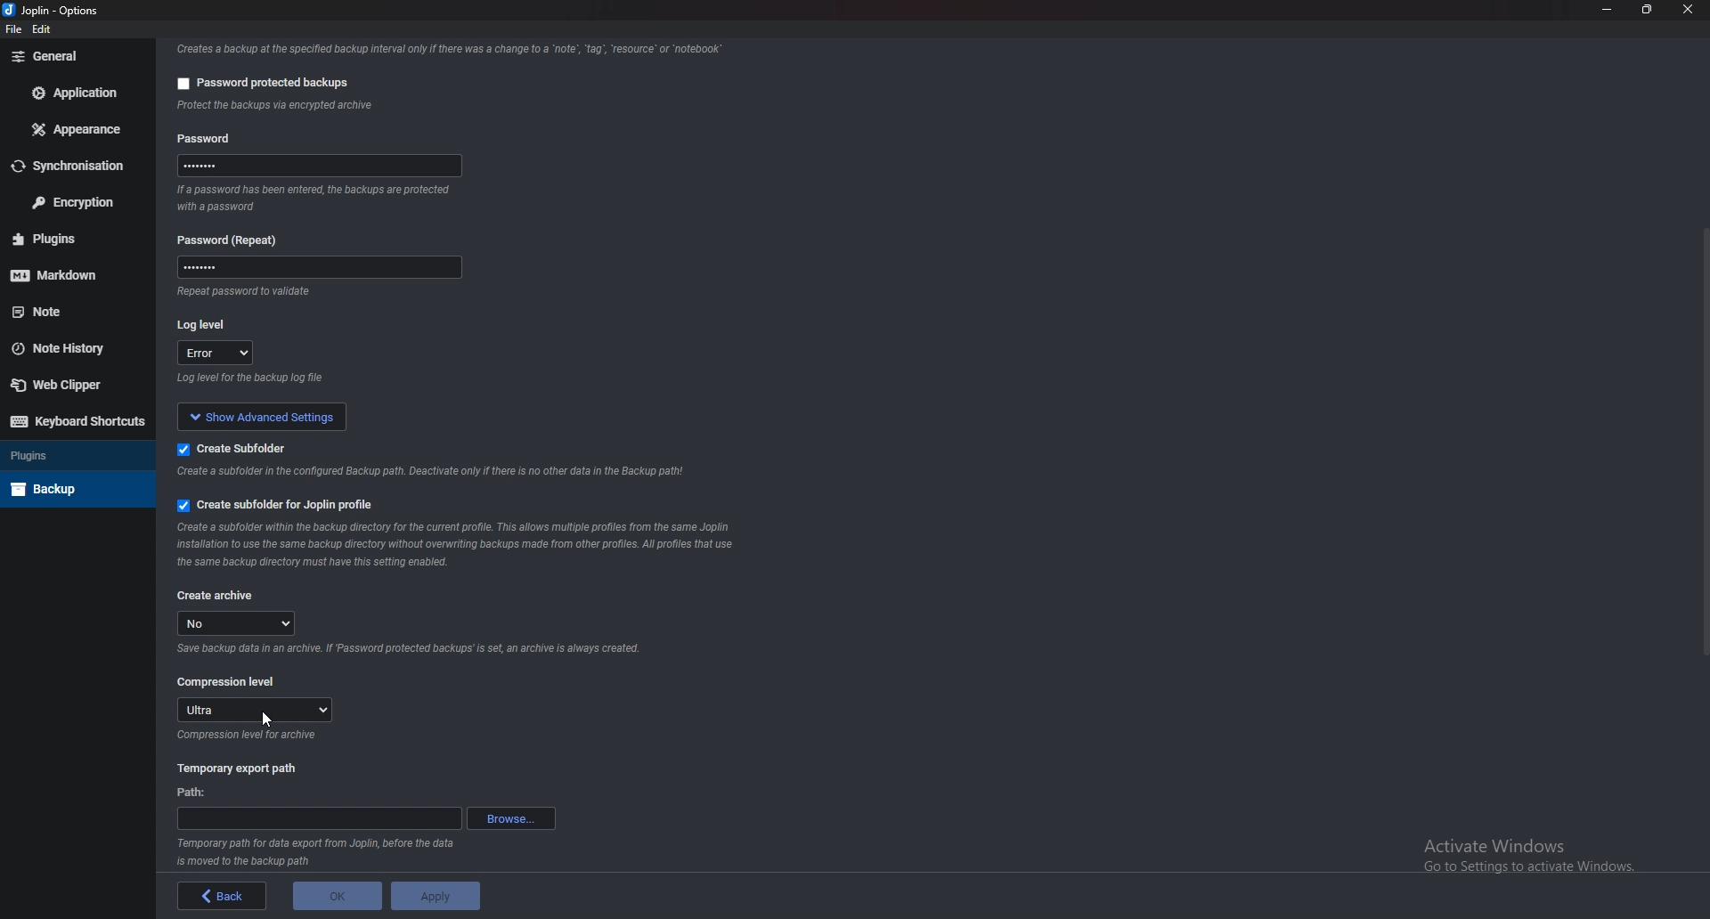  Describe the element at coordinates (270, 719) in the screenshot. I see `cursor` at that location.